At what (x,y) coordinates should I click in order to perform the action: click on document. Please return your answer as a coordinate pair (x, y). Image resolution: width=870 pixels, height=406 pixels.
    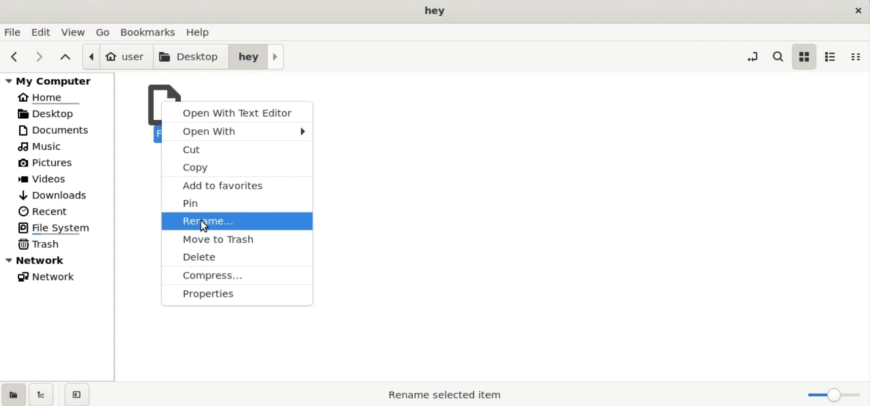
    Looking at the image, I should click on (61, 130).